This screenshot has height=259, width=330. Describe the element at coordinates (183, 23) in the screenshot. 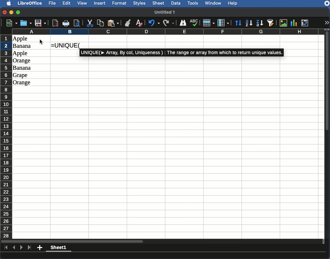

I see `Finder` at that location.